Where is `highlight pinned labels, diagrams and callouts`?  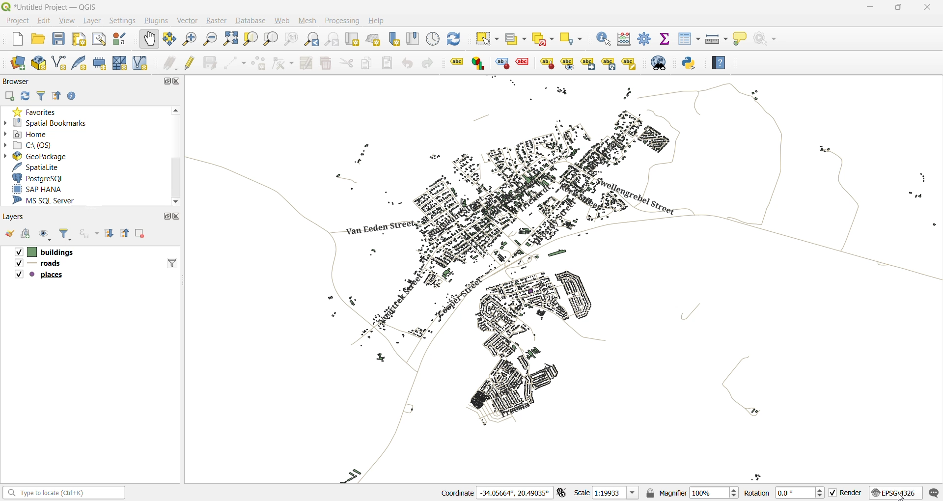
highlight pinned labels, diagrams and callouts is located at coordinates (501, 63).